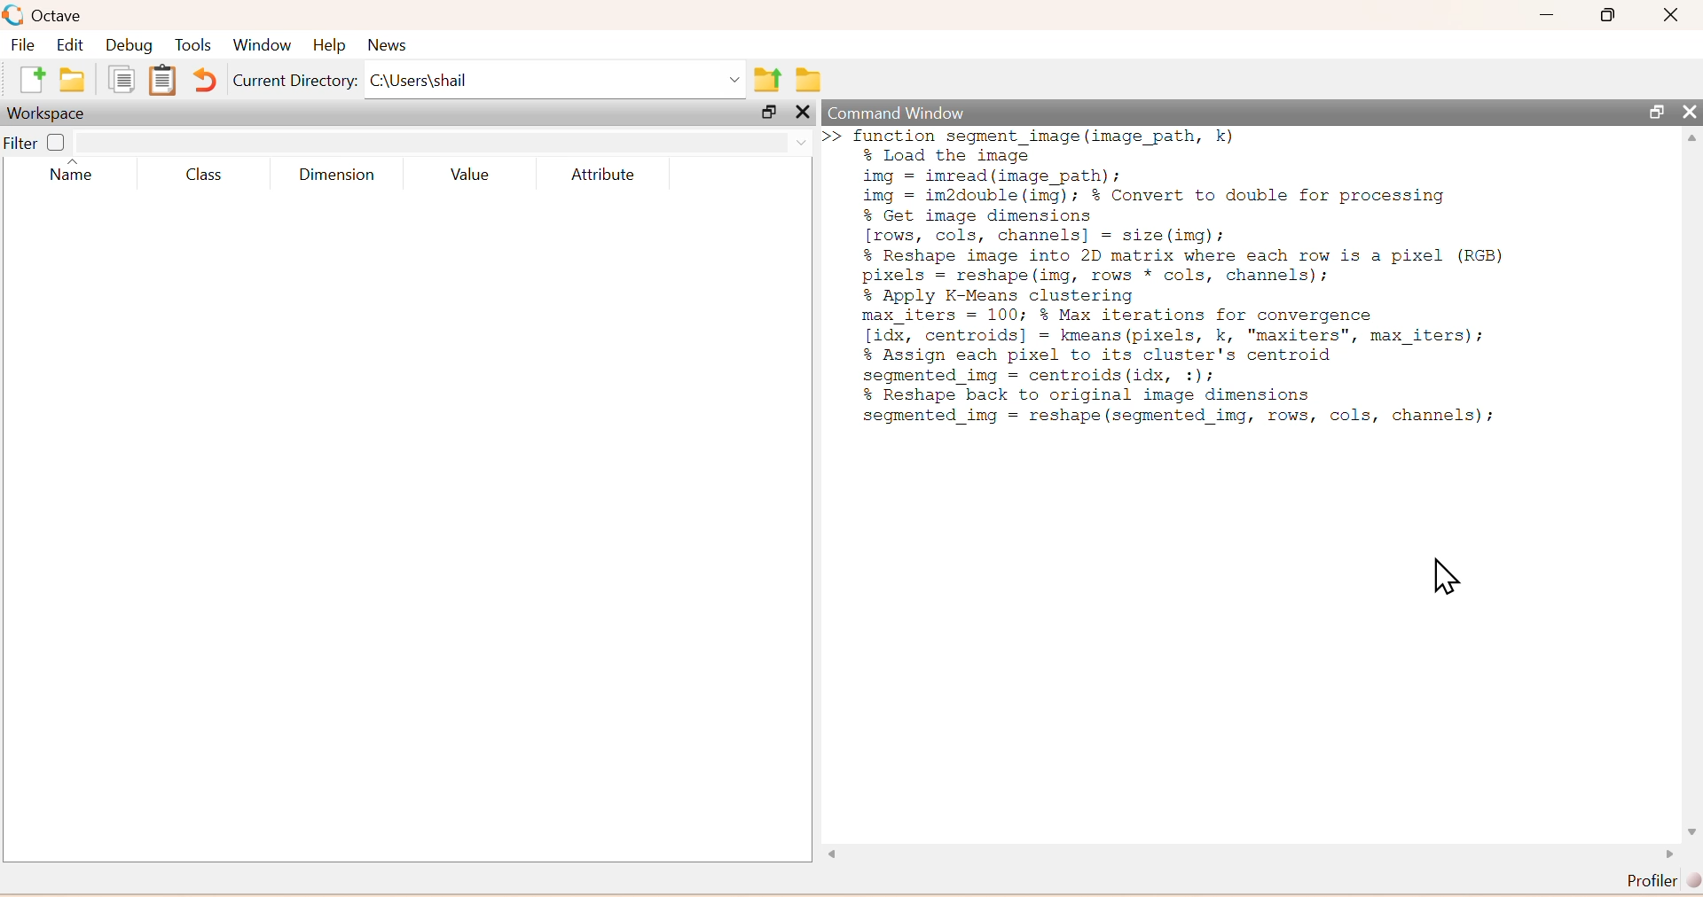 The image size is (1703, 897). What do you see at coordinates (902, 113) in the screenshot?
I see `Command Window` at bounding box center [902, 113].